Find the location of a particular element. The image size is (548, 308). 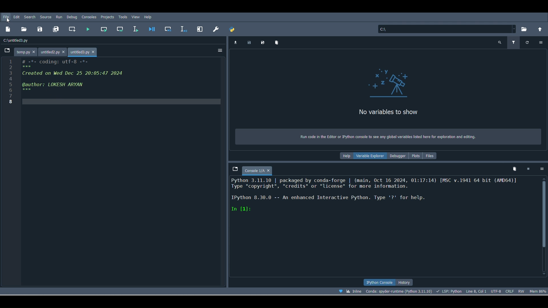

Code block is located at coordinates (115, 172).